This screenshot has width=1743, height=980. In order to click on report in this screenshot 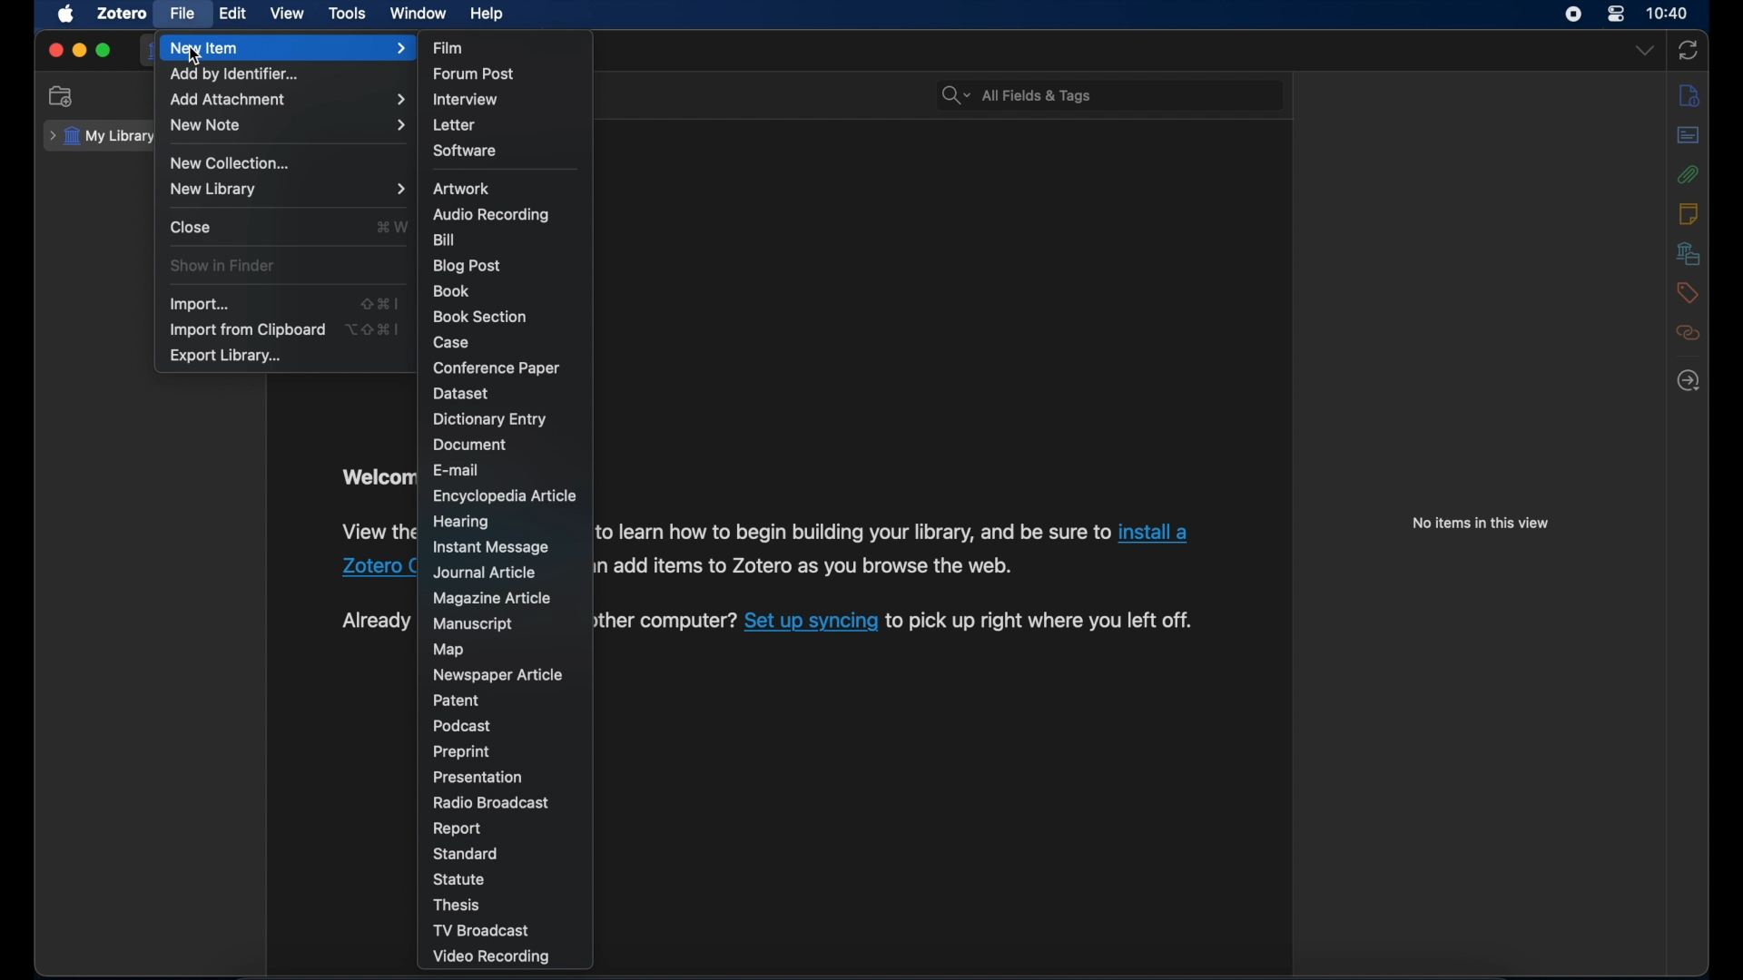, I will do `click(458, 829)`.